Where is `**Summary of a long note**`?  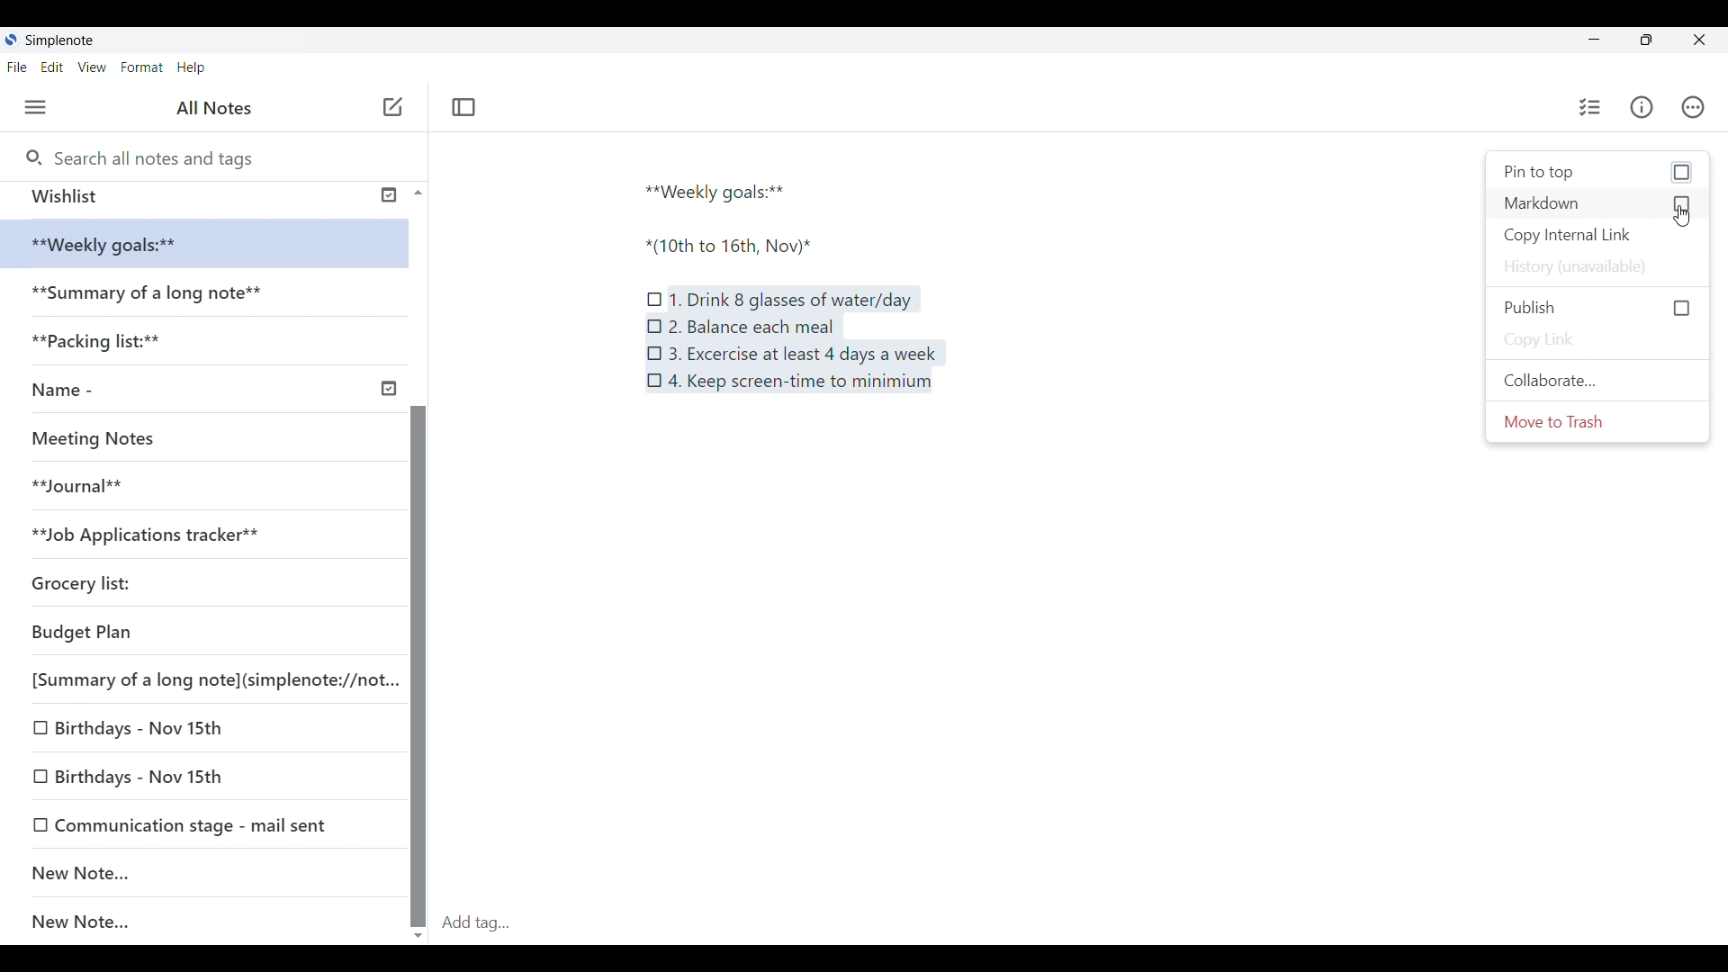 **Summary of a long note** is located at coordinates (152, 296).